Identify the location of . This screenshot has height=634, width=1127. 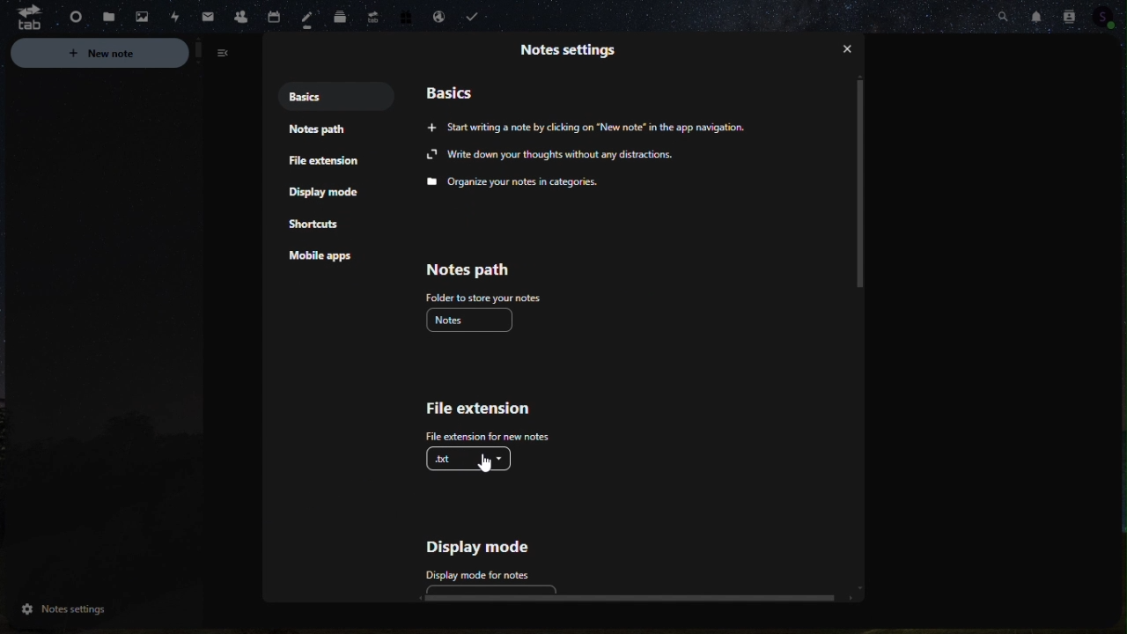
(577, 55).